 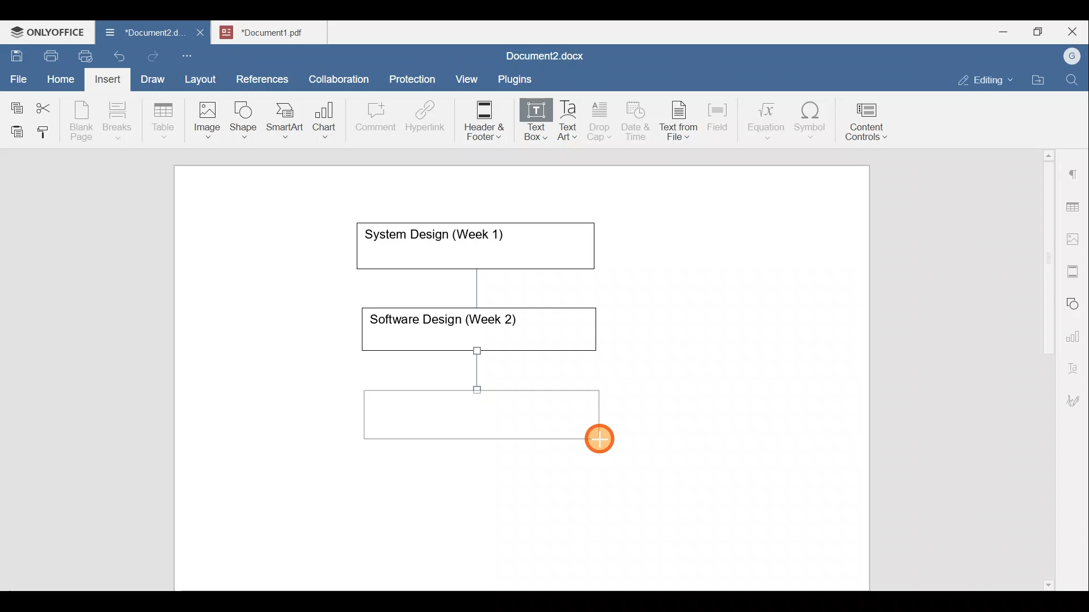 What do you see at coordinates (1075, 302) in the screenshot?
I see `Shapes settings` at bounding box center [1075, 302].